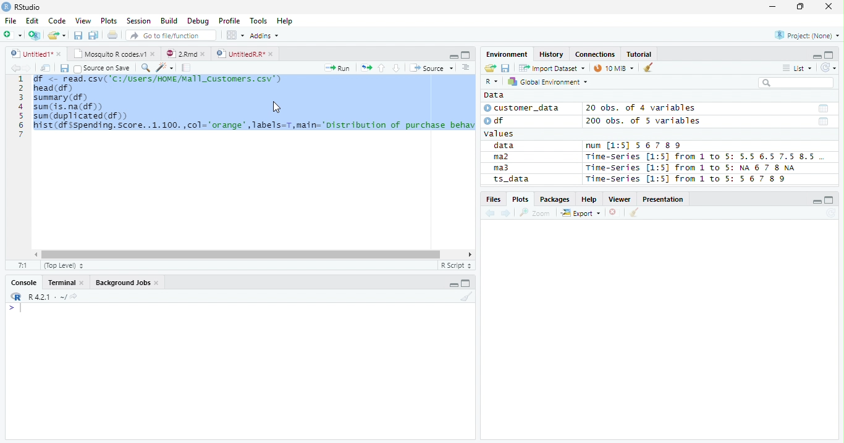 This screenshot has width=844, height=443. What do you see at coordinates (103, 68) in the screenshot?
I see `Source on save` at bounding box center [103, 68].